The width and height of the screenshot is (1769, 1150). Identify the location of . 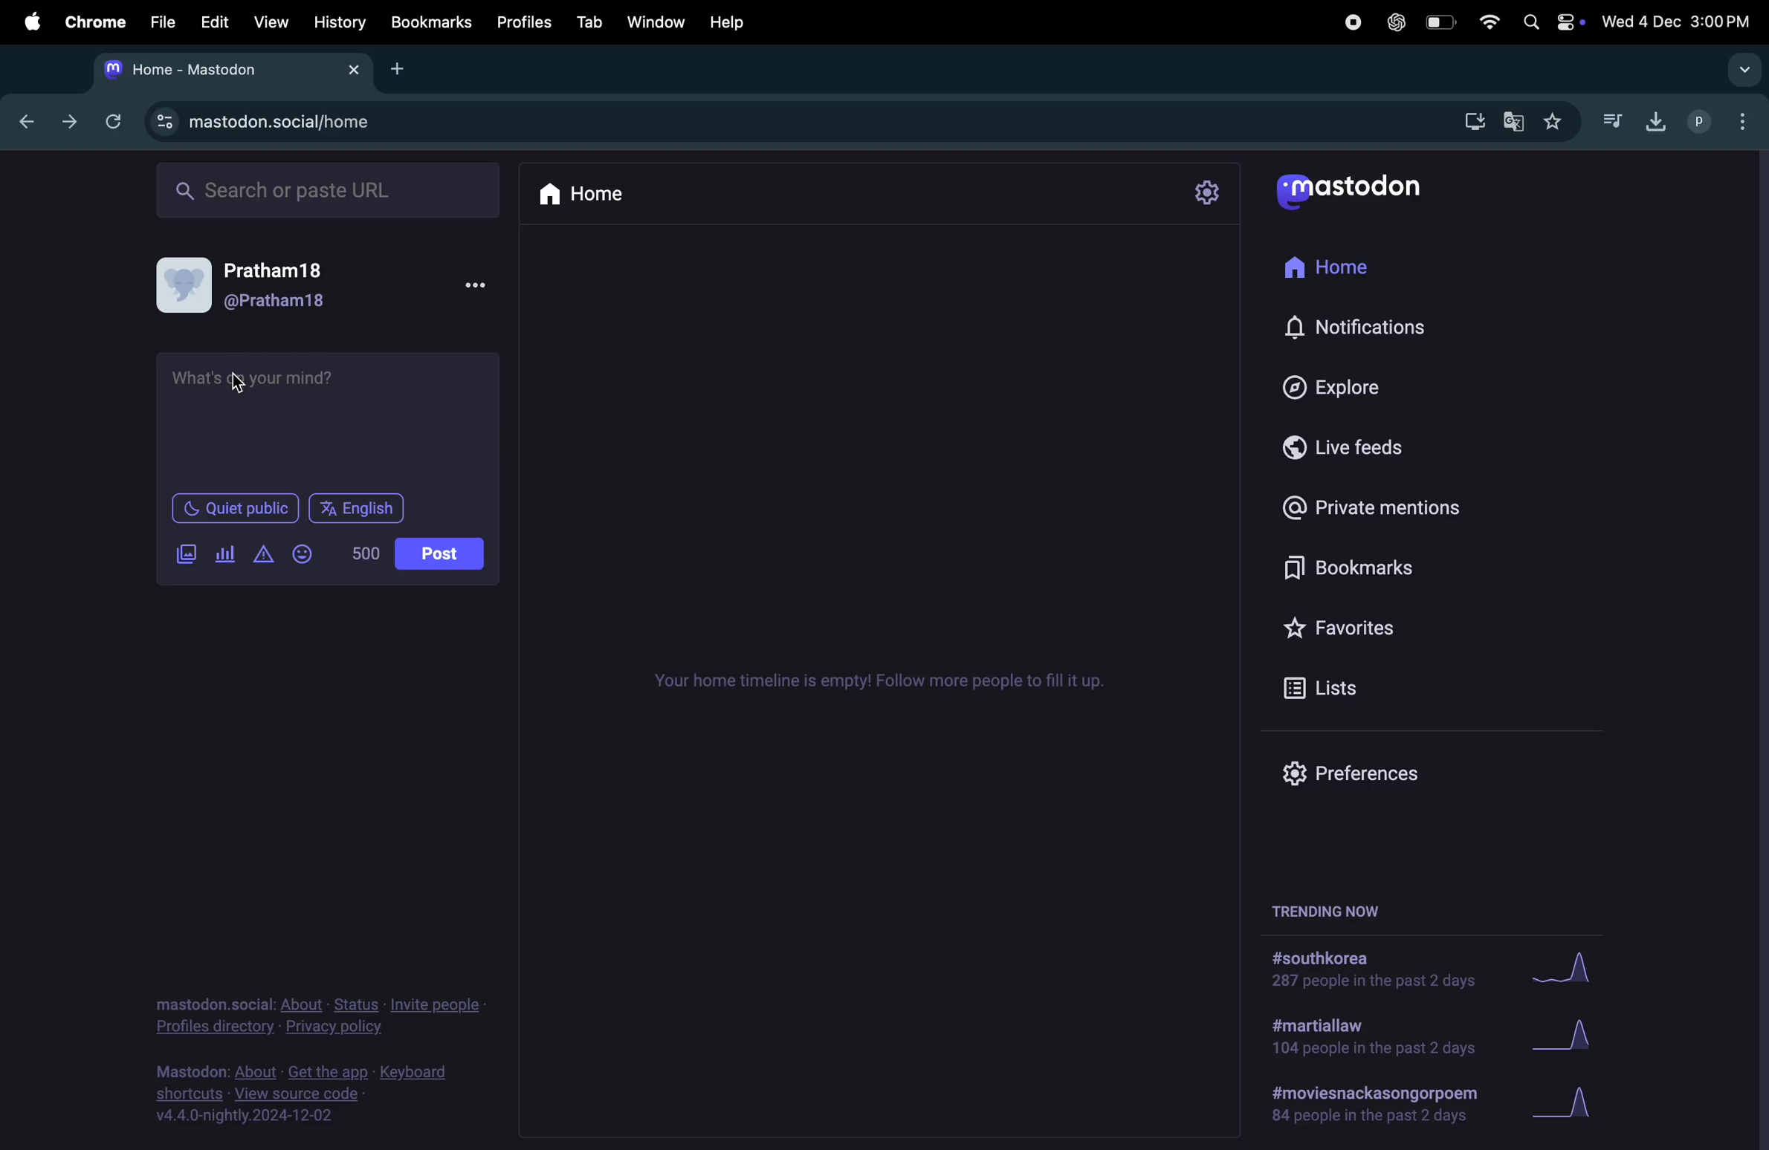
(1394, 22).